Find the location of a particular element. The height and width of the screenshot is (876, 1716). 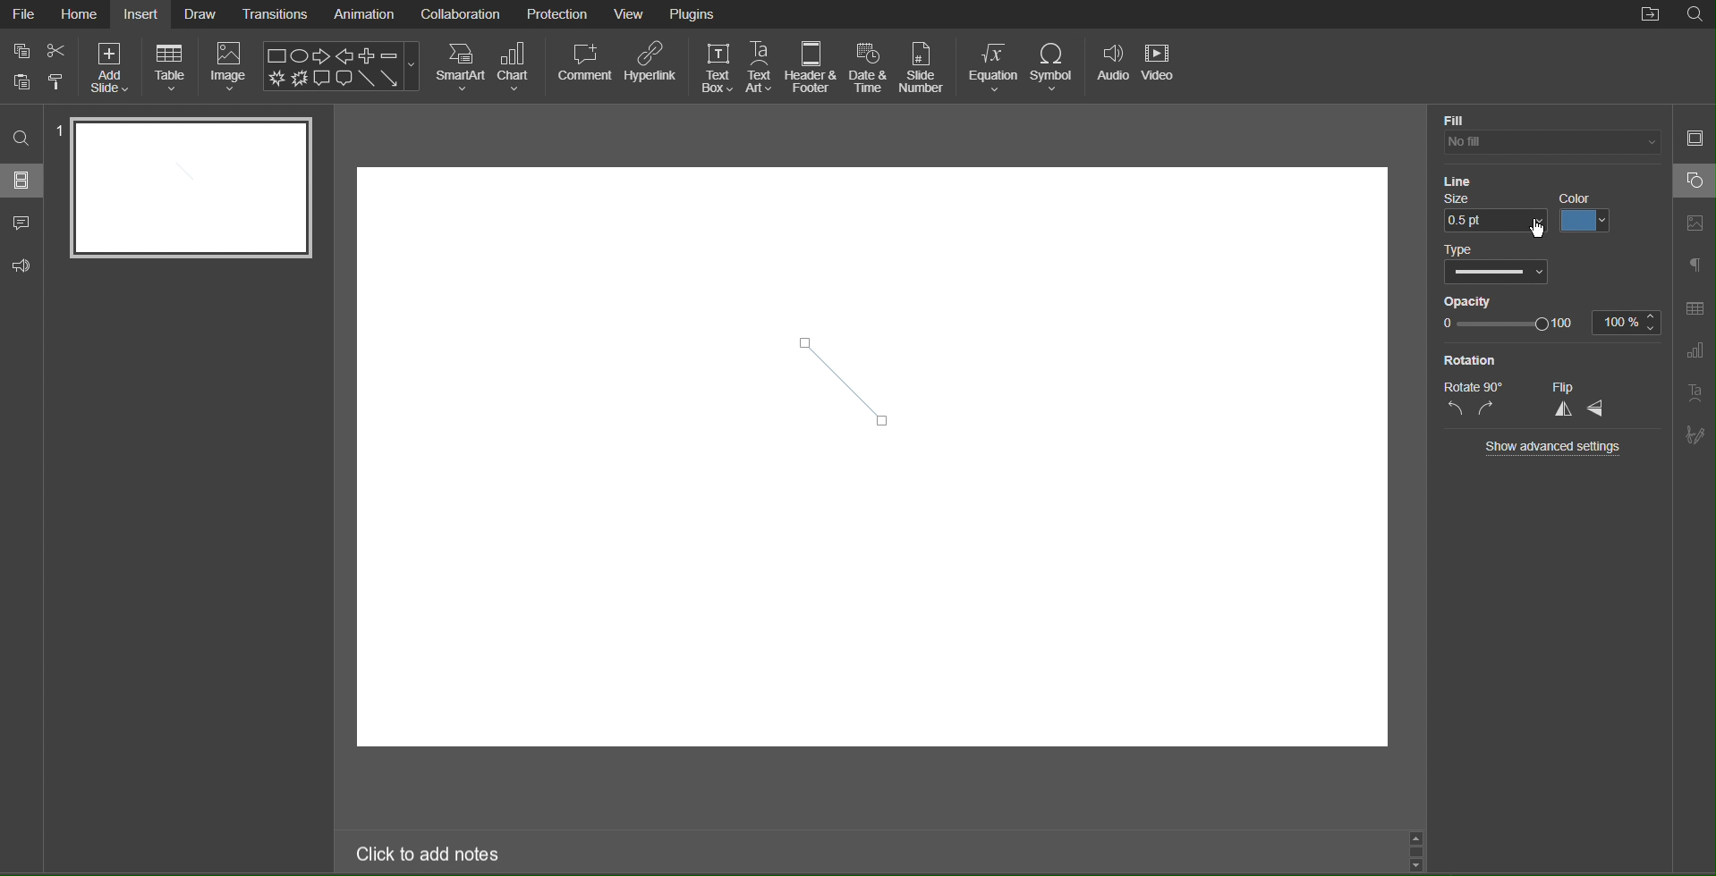

Signature is located at coordinates (1696, 435).